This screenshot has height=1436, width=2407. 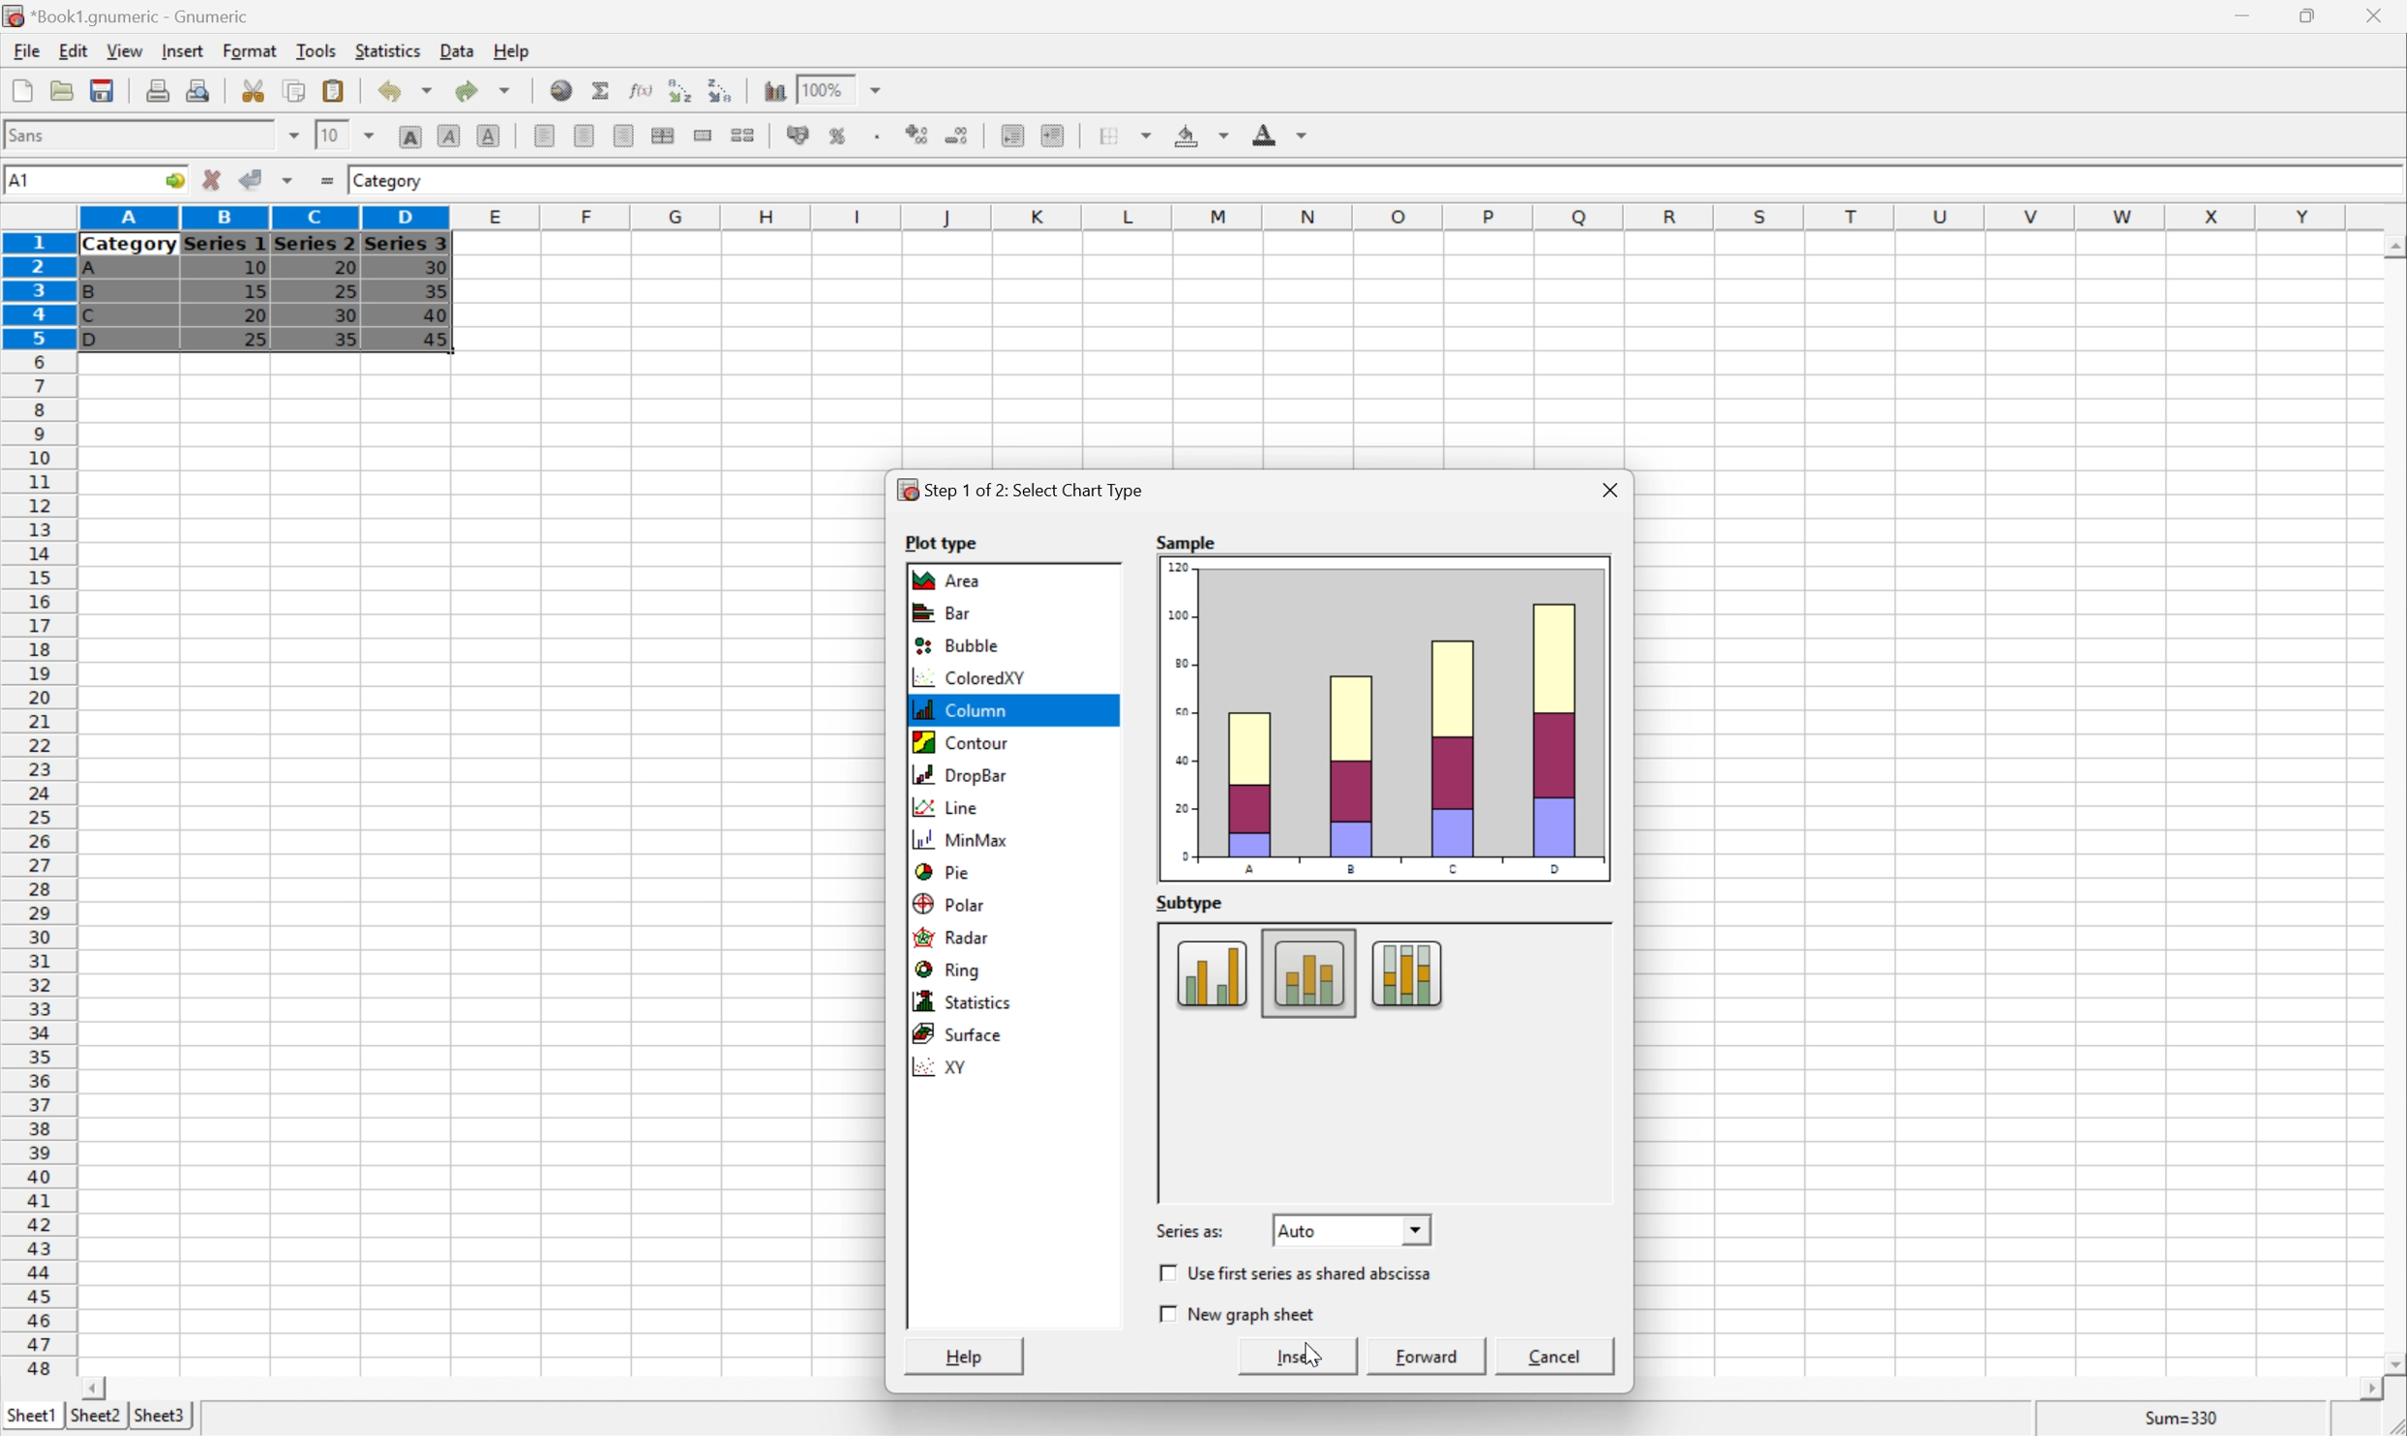 What do you see at coordinates (954, 647) in the screenshot?
I see `Bubble` at bounding box center [954, 647].